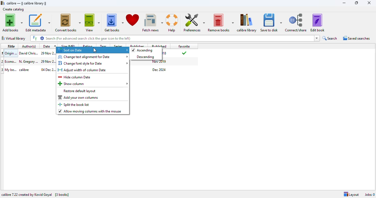 The height and width of the screenshot is (198, 376). What do you see at coordinates (93, 57) in the screenshot?
I see `change text alignment for date` at bounding box center [93, 57].